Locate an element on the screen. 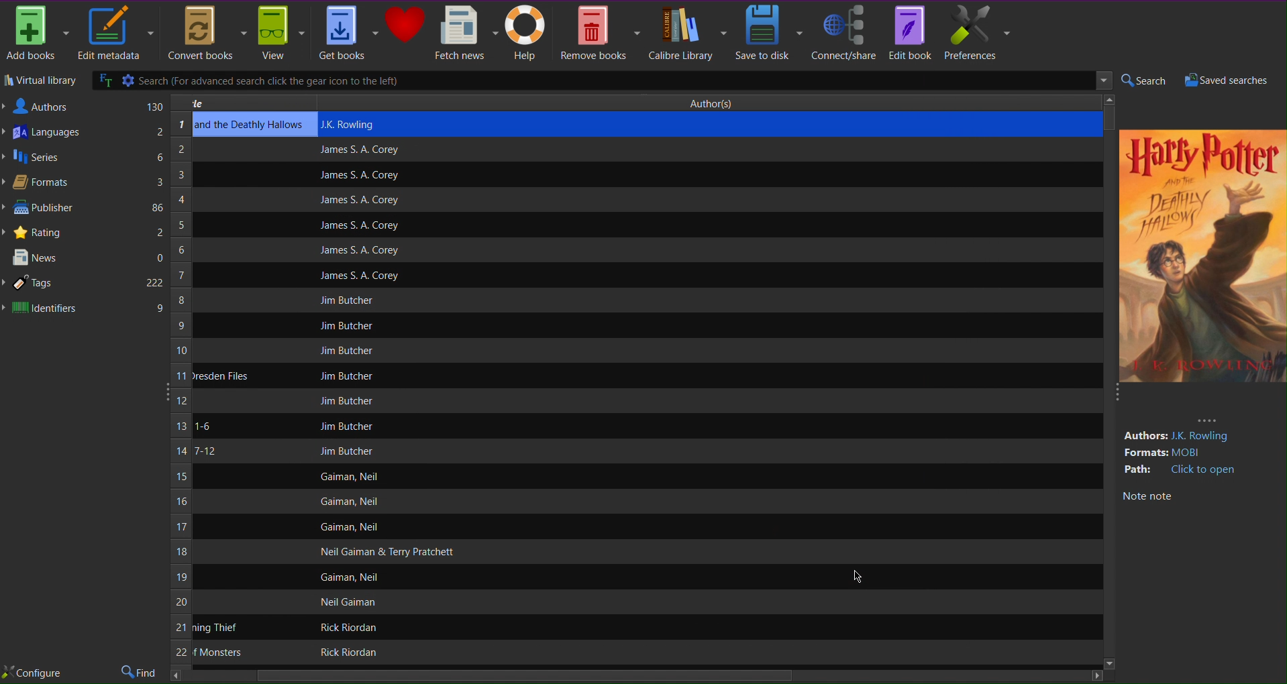 The image size is (1287, 684). Formats is located at coordinates (84, 182).